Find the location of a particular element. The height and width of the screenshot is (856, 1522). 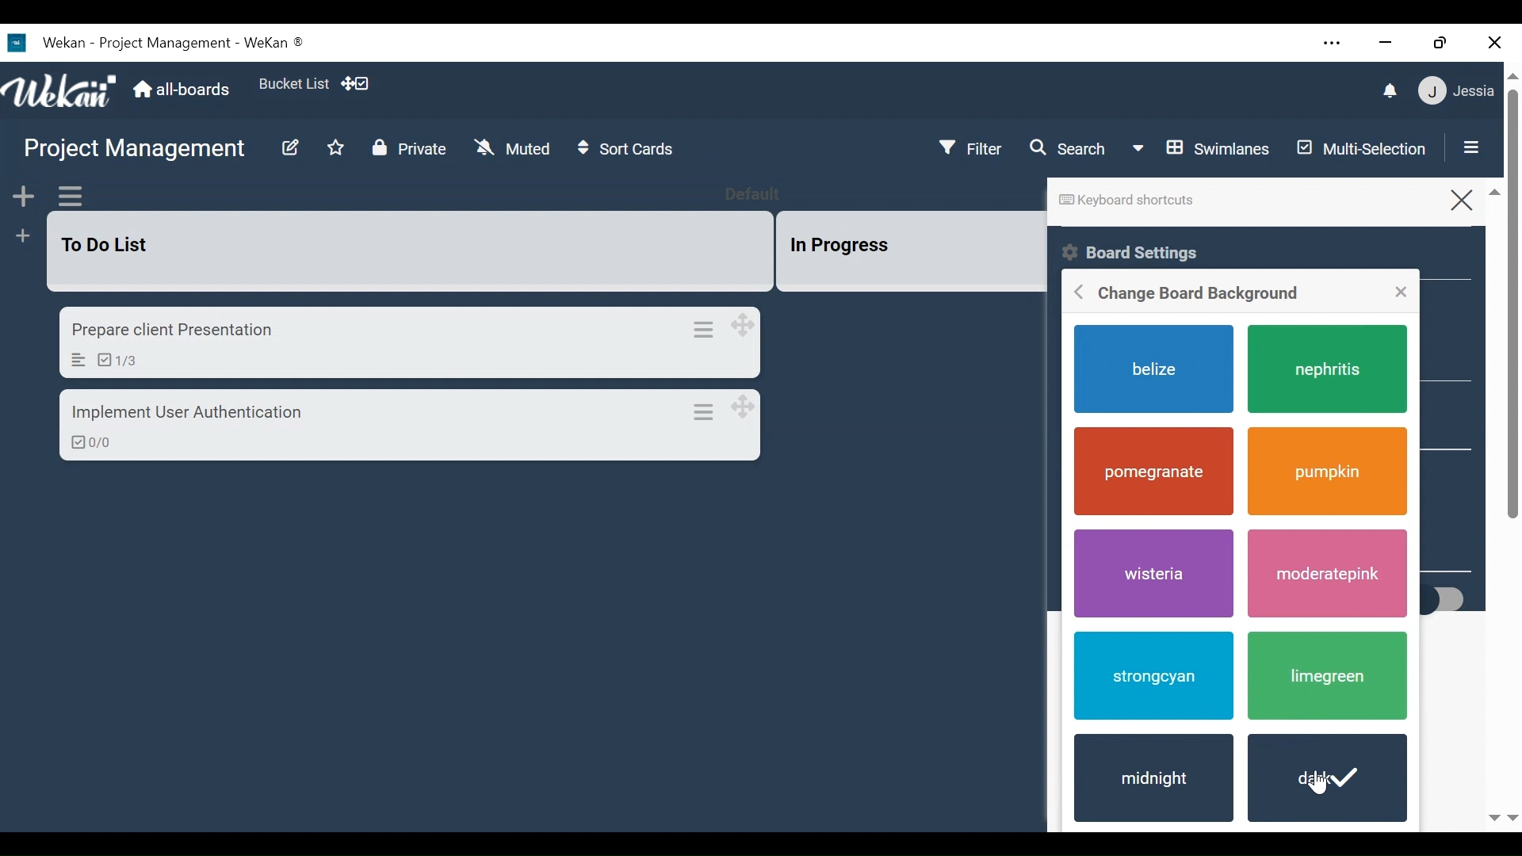

Sort Cards is located at coordinates (632, 151).